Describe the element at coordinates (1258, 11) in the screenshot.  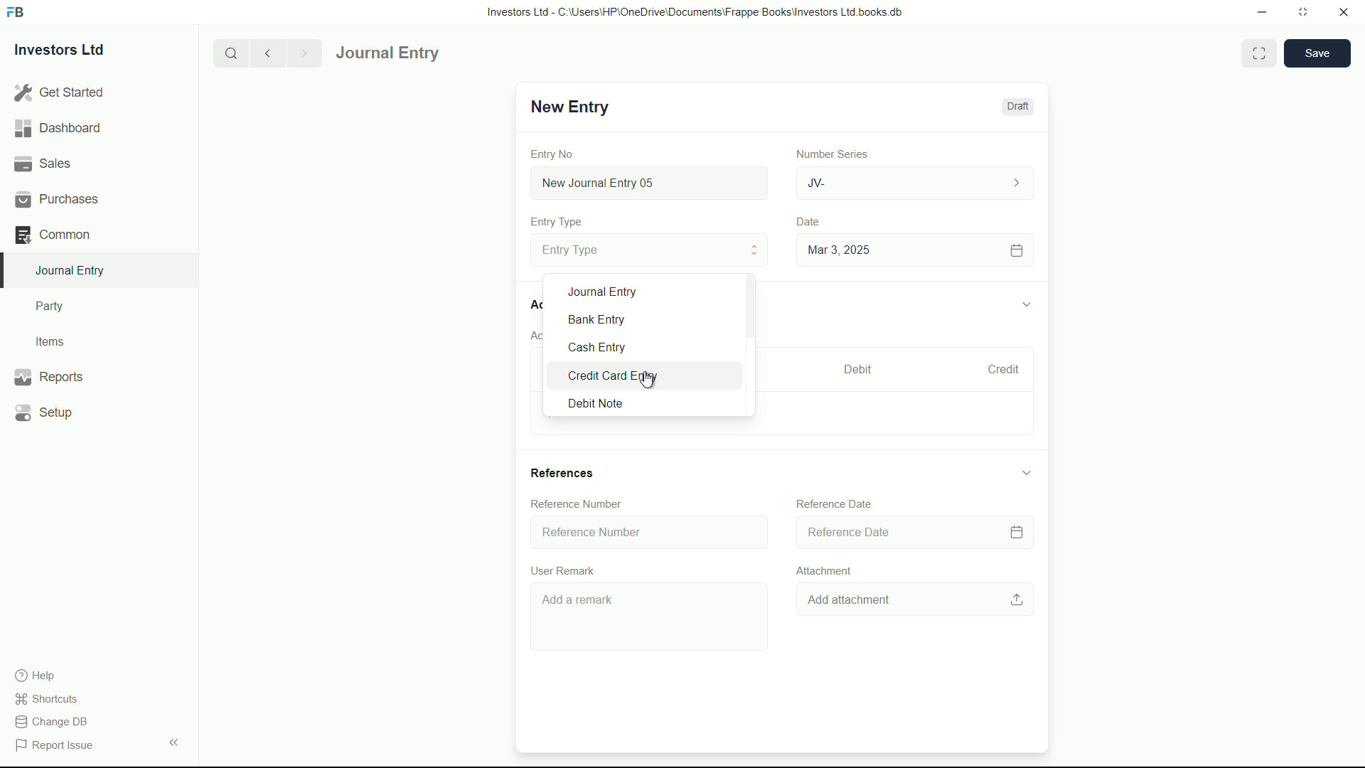
I see `minimize` at that location.